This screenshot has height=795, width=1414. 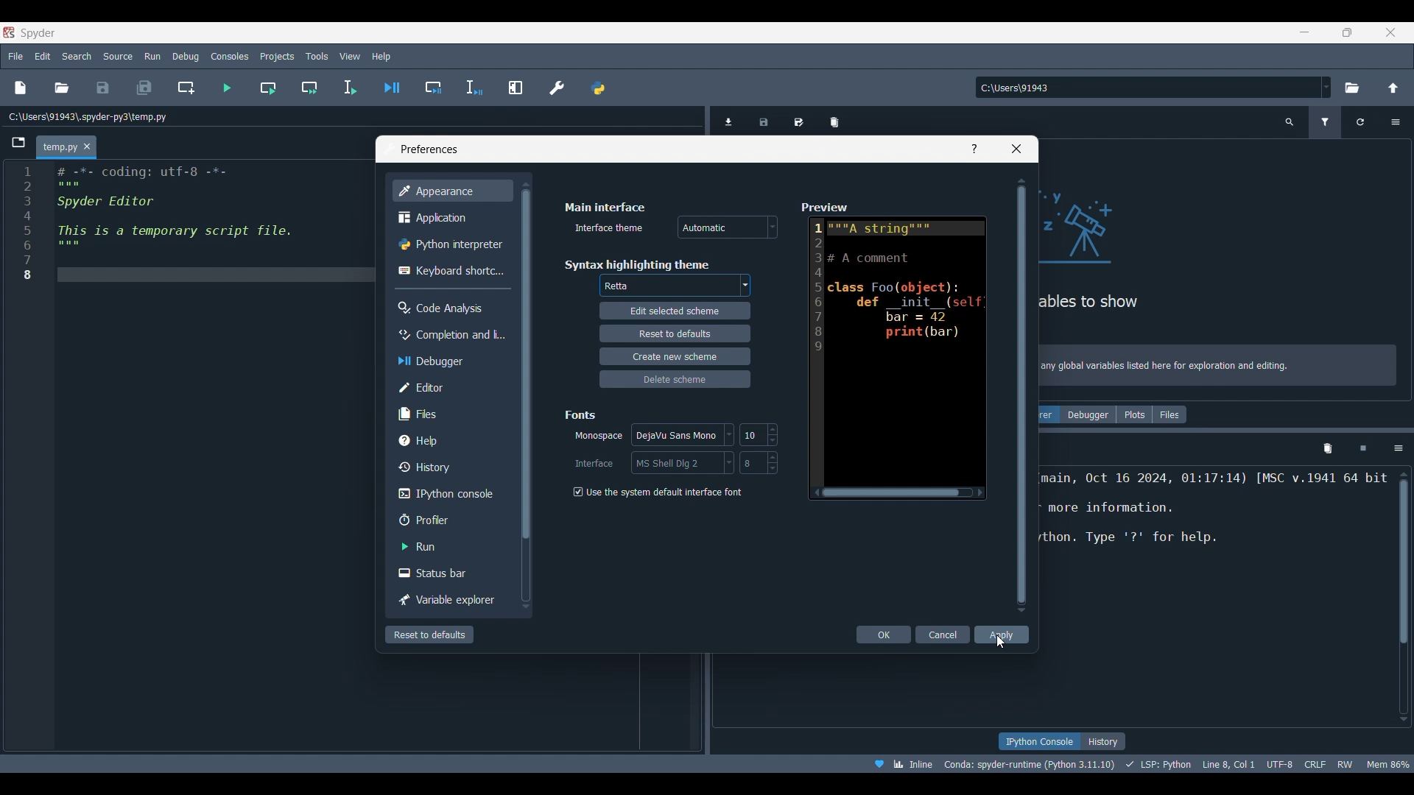 I want to click on Reset to defaults, so click(x=429, y=635).